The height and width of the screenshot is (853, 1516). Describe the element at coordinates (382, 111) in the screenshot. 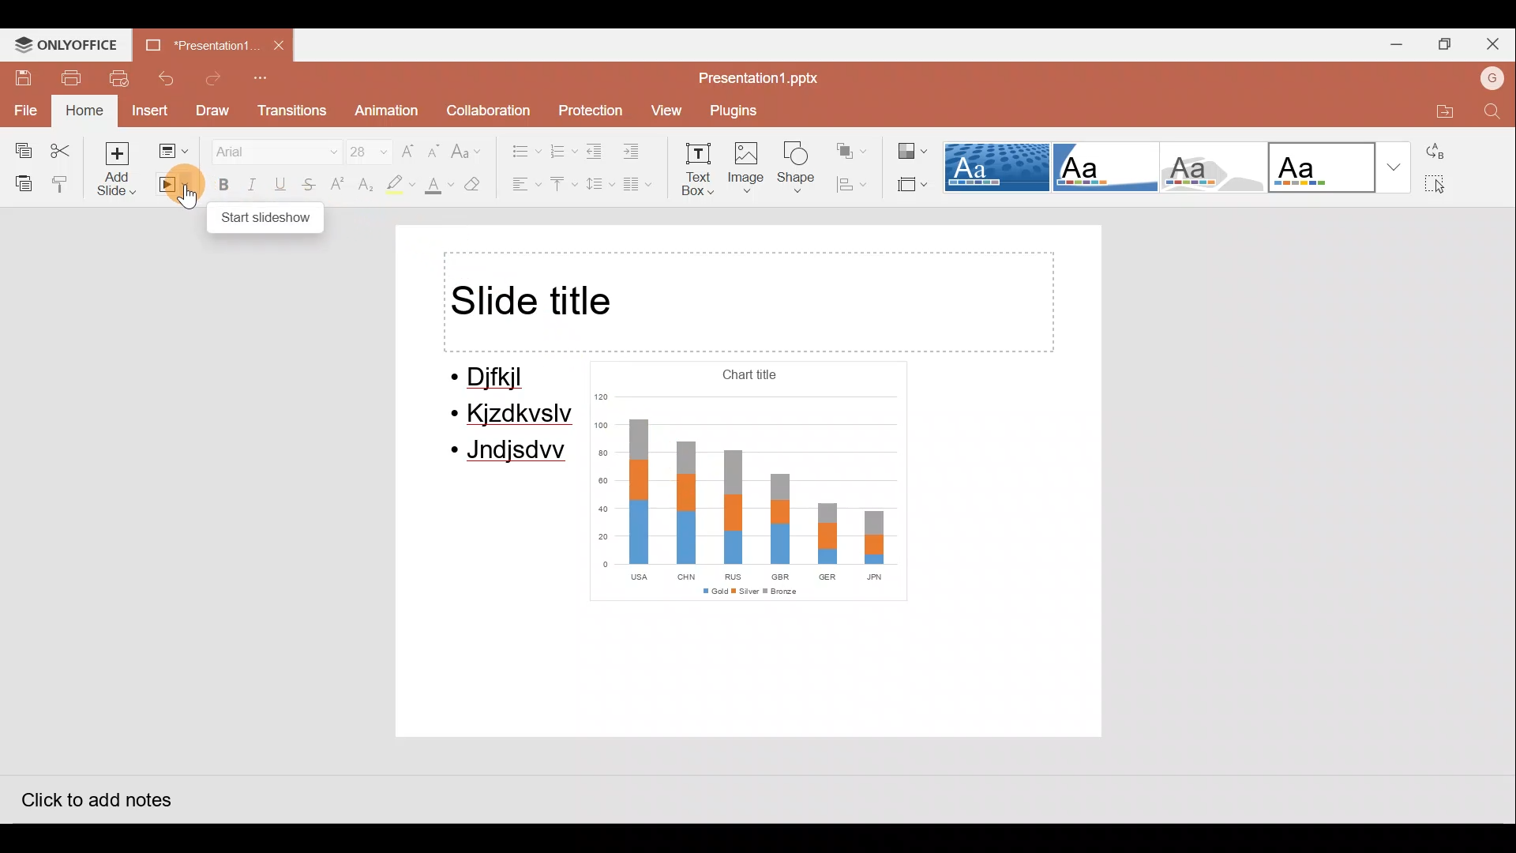

I see `Animation` at that location.